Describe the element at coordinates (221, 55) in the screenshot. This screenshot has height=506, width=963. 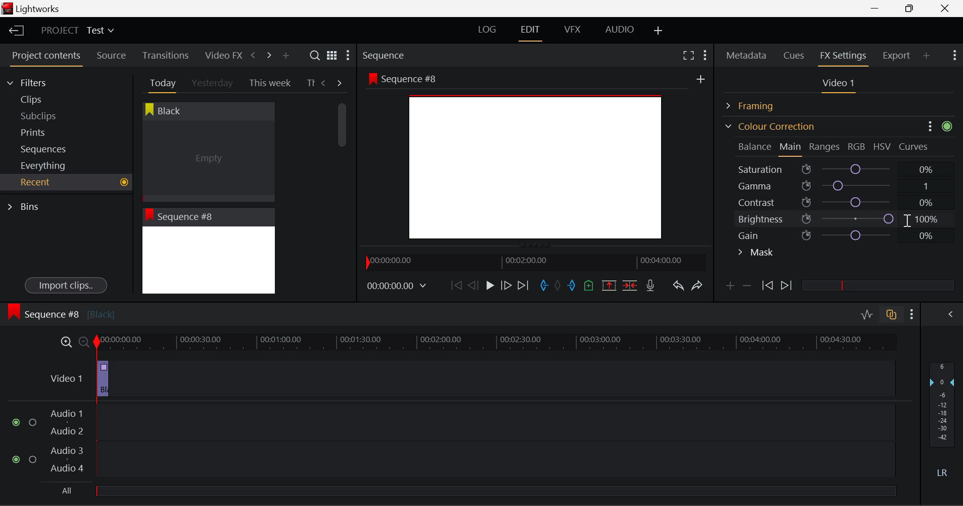
I see `Video FX` at that location.